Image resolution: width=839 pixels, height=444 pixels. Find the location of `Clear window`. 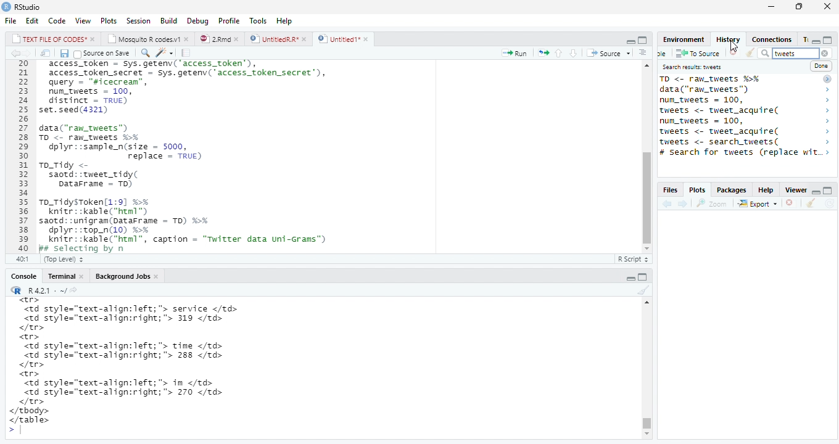

Clear window is located at coordinates (742, 52).